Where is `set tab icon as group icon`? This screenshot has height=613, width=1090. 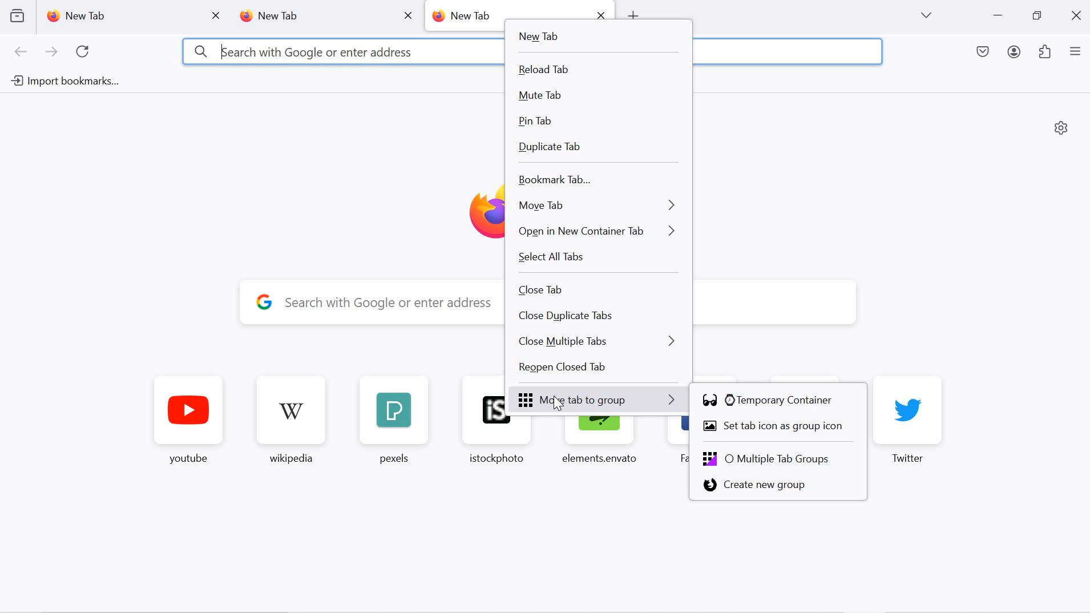 set tab icon as group icon is located at coordinates (776, 426).